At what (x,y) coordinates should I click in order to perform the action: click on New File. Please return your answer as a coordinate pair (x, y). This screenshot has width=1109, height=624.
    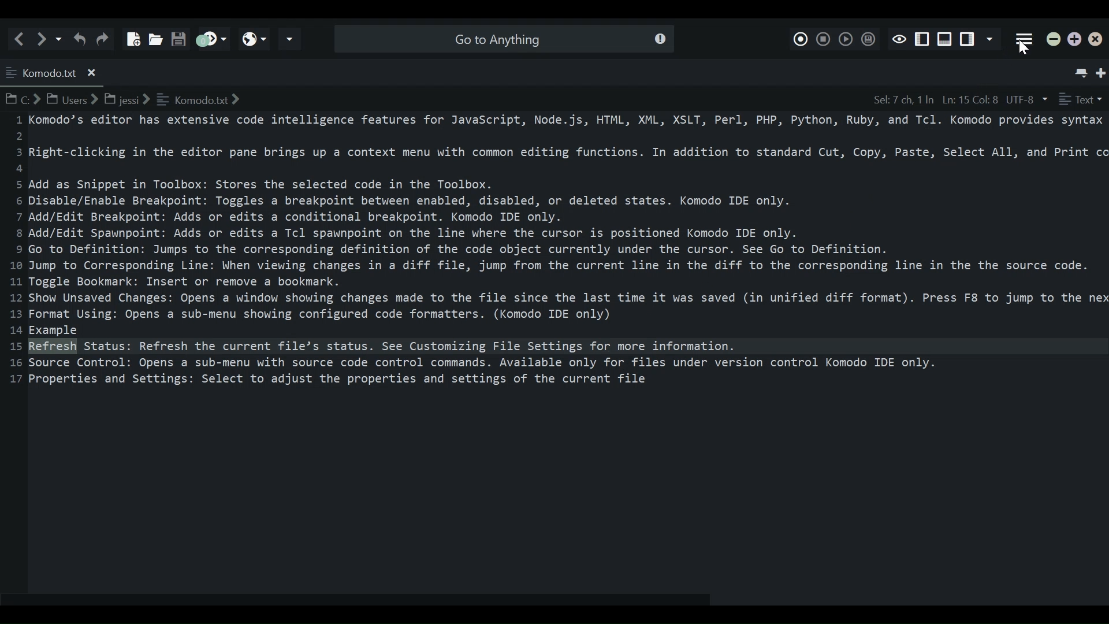
    Looking at the image, I should click on (131, 35).